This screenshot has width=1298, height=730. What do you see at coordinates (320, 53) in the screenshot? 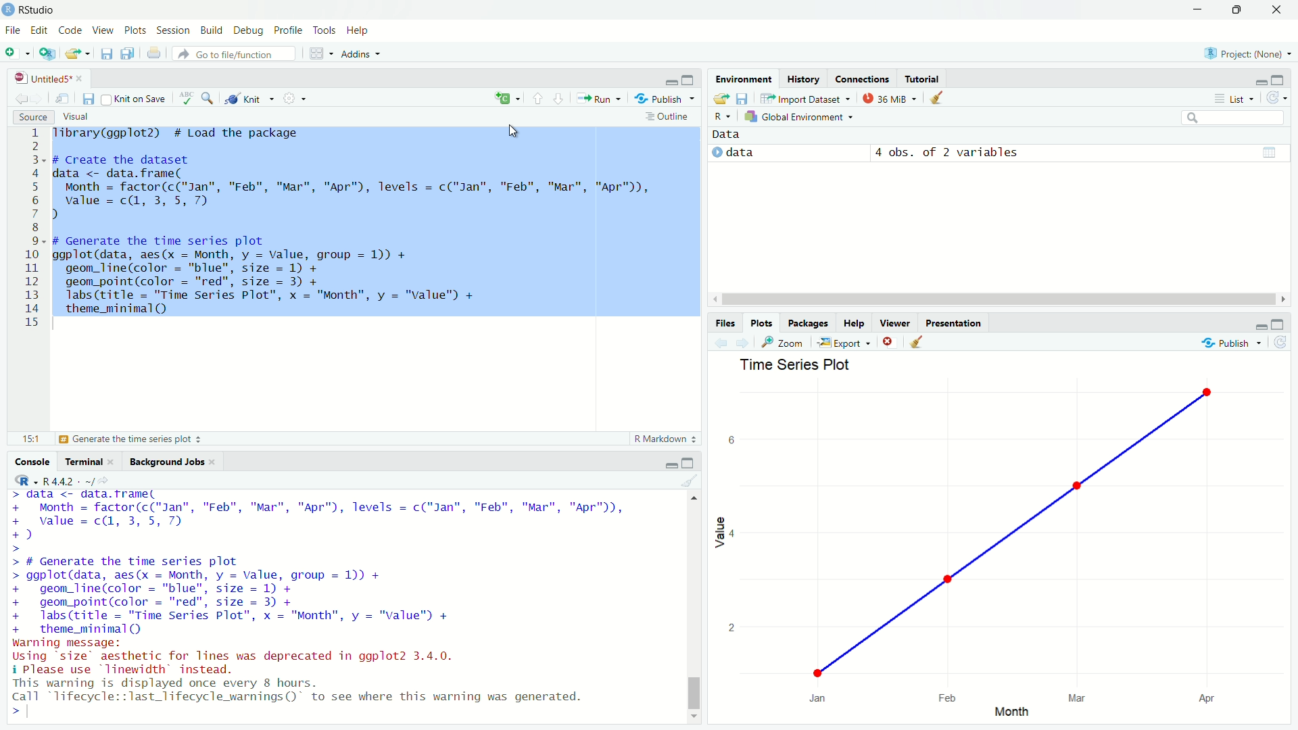
I see `workspace panes` at bounding box center [320, 53].